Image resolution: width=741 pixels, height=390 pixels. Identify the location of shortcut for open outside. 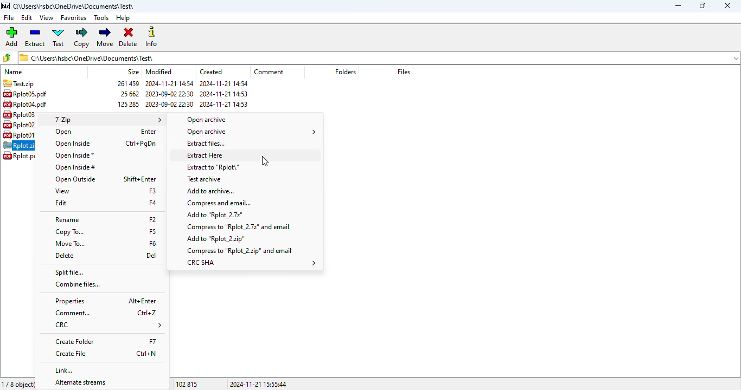
(140, 178).